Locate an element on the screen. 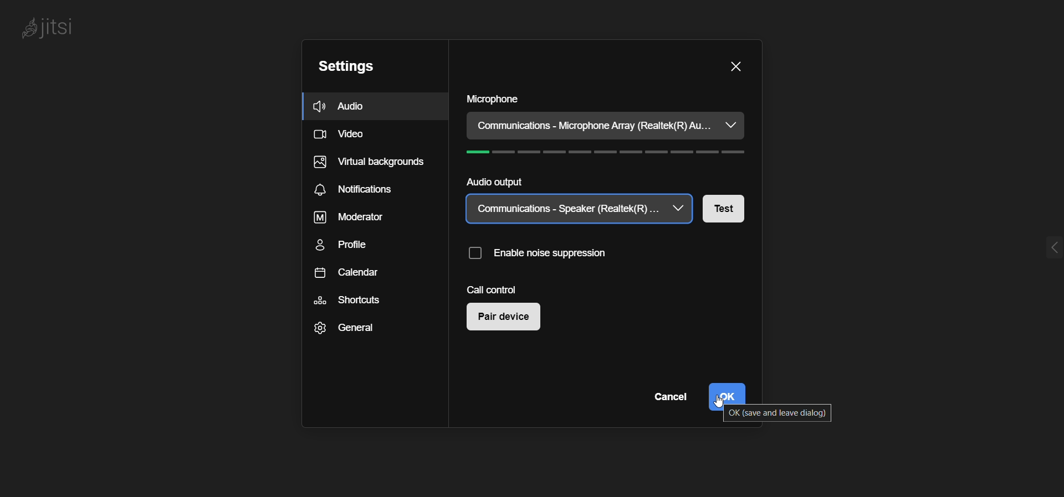  video is located at coordinates (342, 136).